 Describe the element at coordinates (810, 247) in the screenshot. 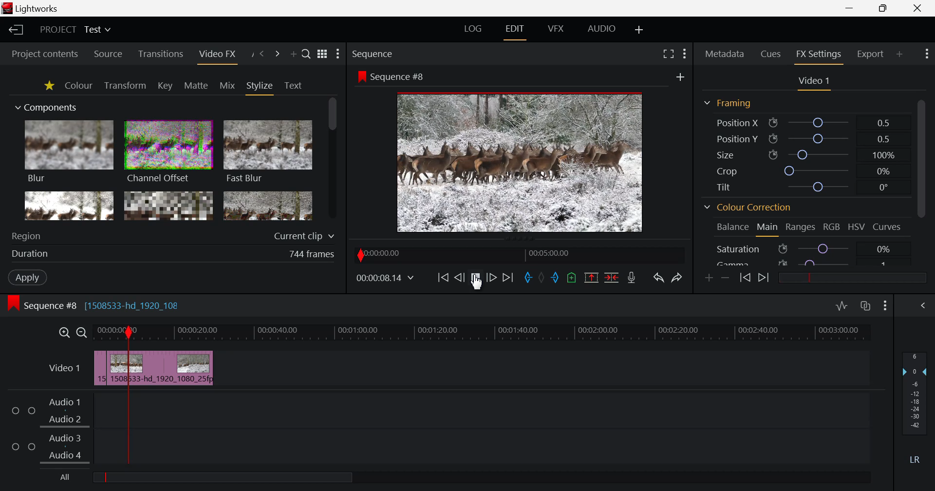

I see `Saturation` at that location.